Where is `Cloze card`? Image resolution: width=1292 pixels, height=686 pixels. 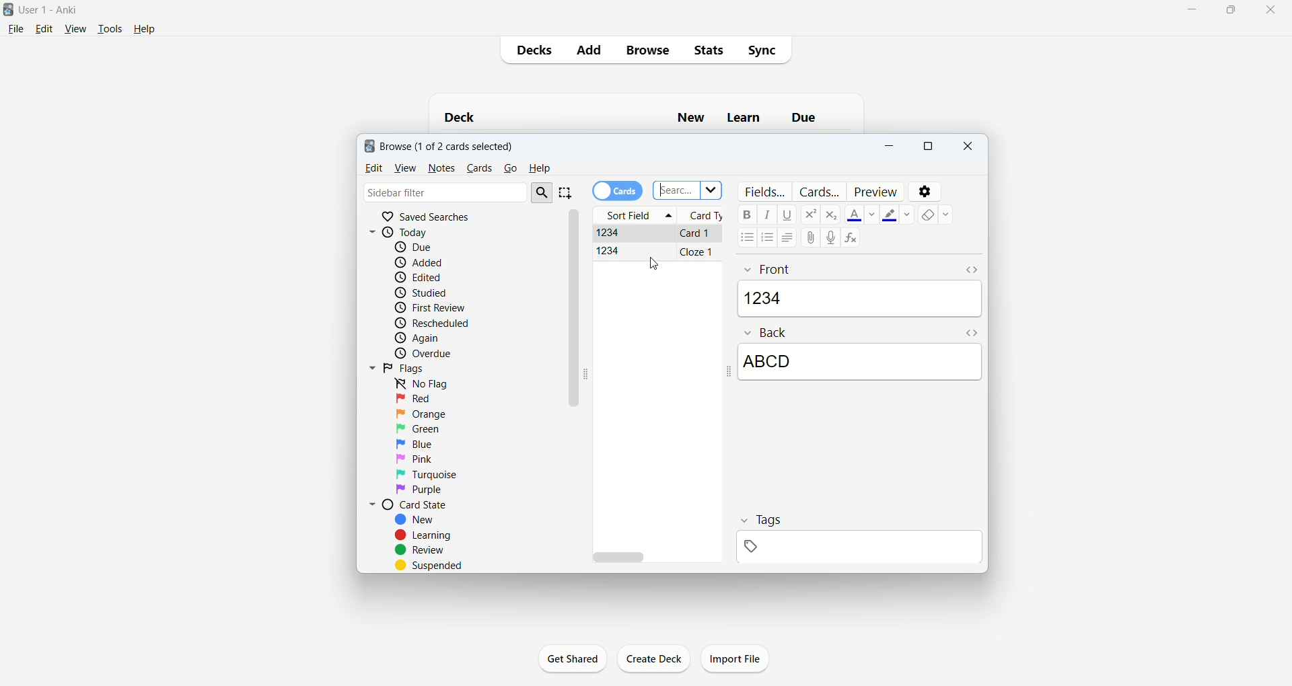 Cloze card is located at coordinates (659, 253).